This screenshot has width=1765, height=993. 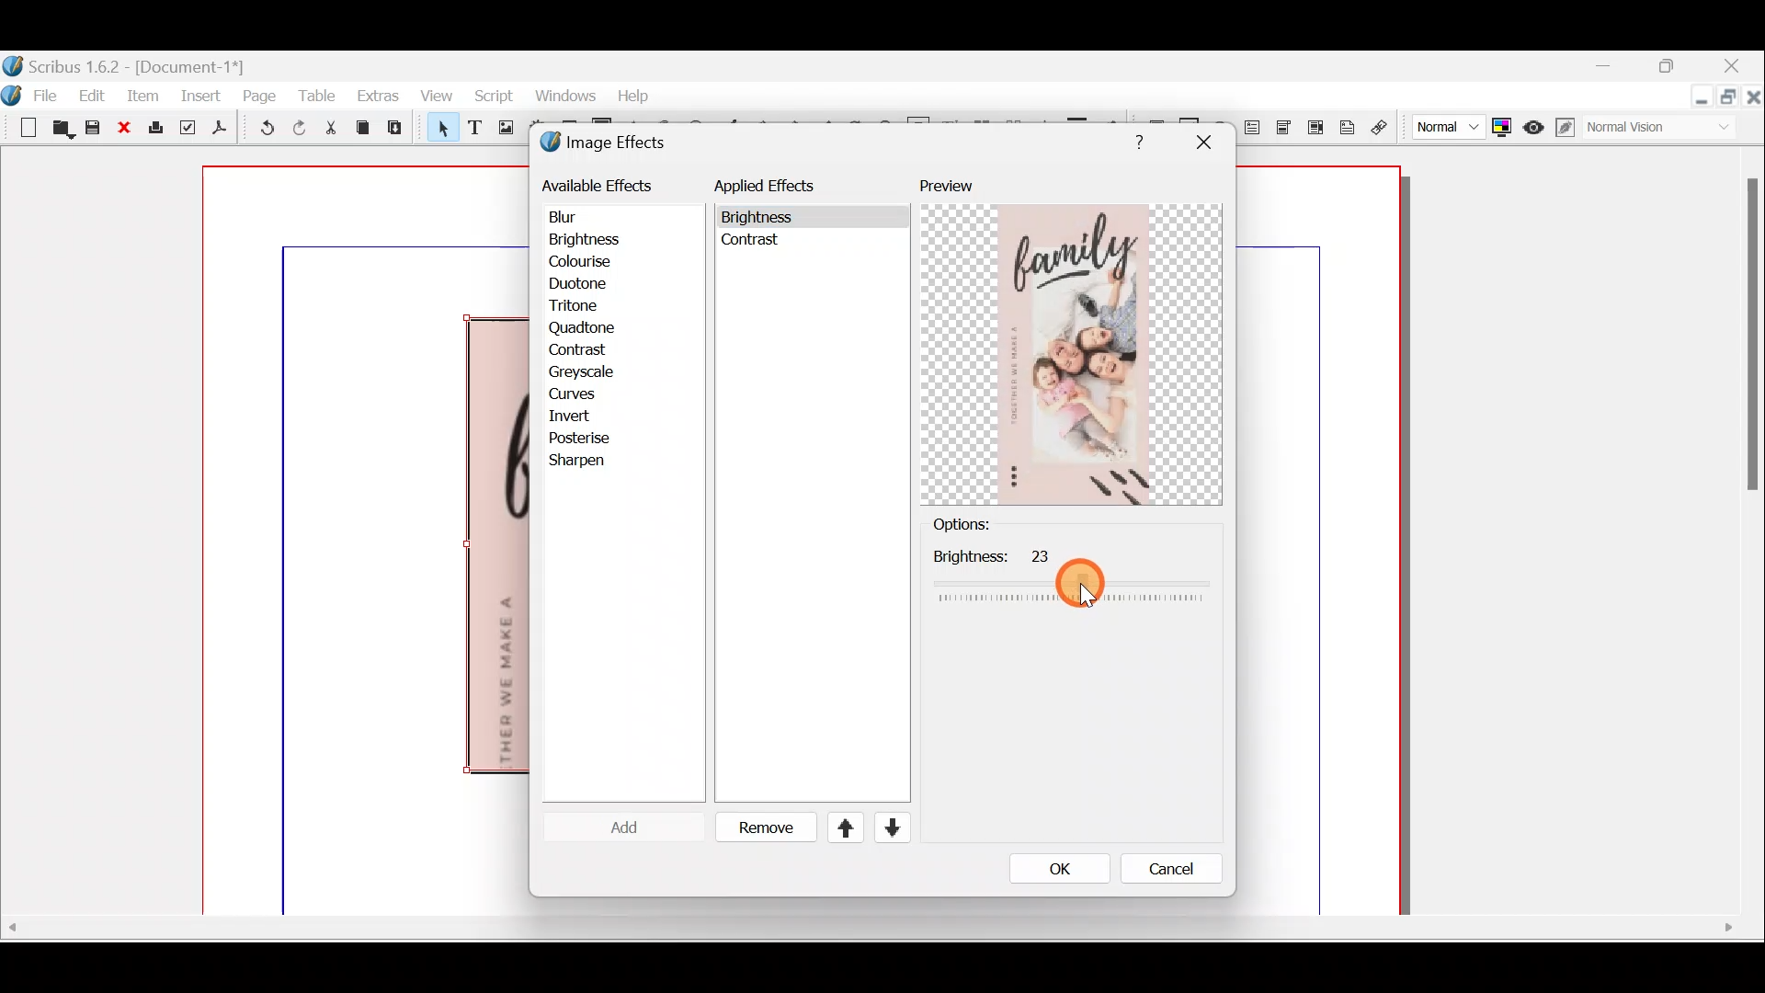 What do you see at coordinates (435, 96) in the screenshot?
I see `View` at bounding box center [435, 96].